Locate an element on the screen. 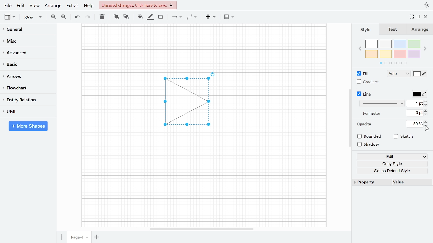 The height and width of the screenshot is (243, 433). Arrows is located at coordinates (25, 76).